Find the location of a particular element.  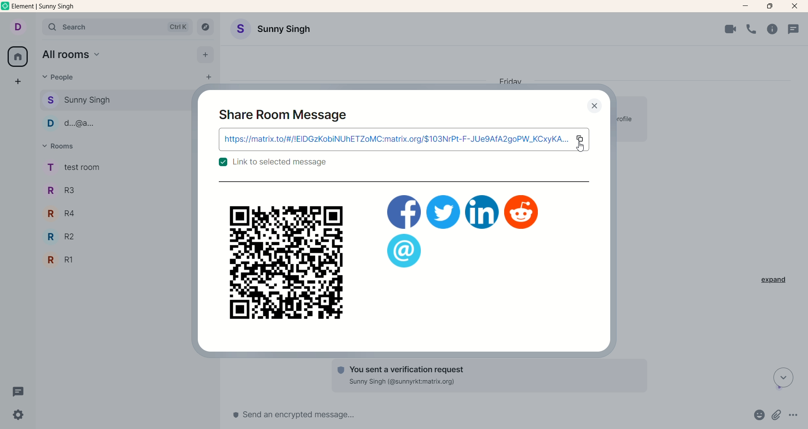

 is located at coordinates (522, 213).